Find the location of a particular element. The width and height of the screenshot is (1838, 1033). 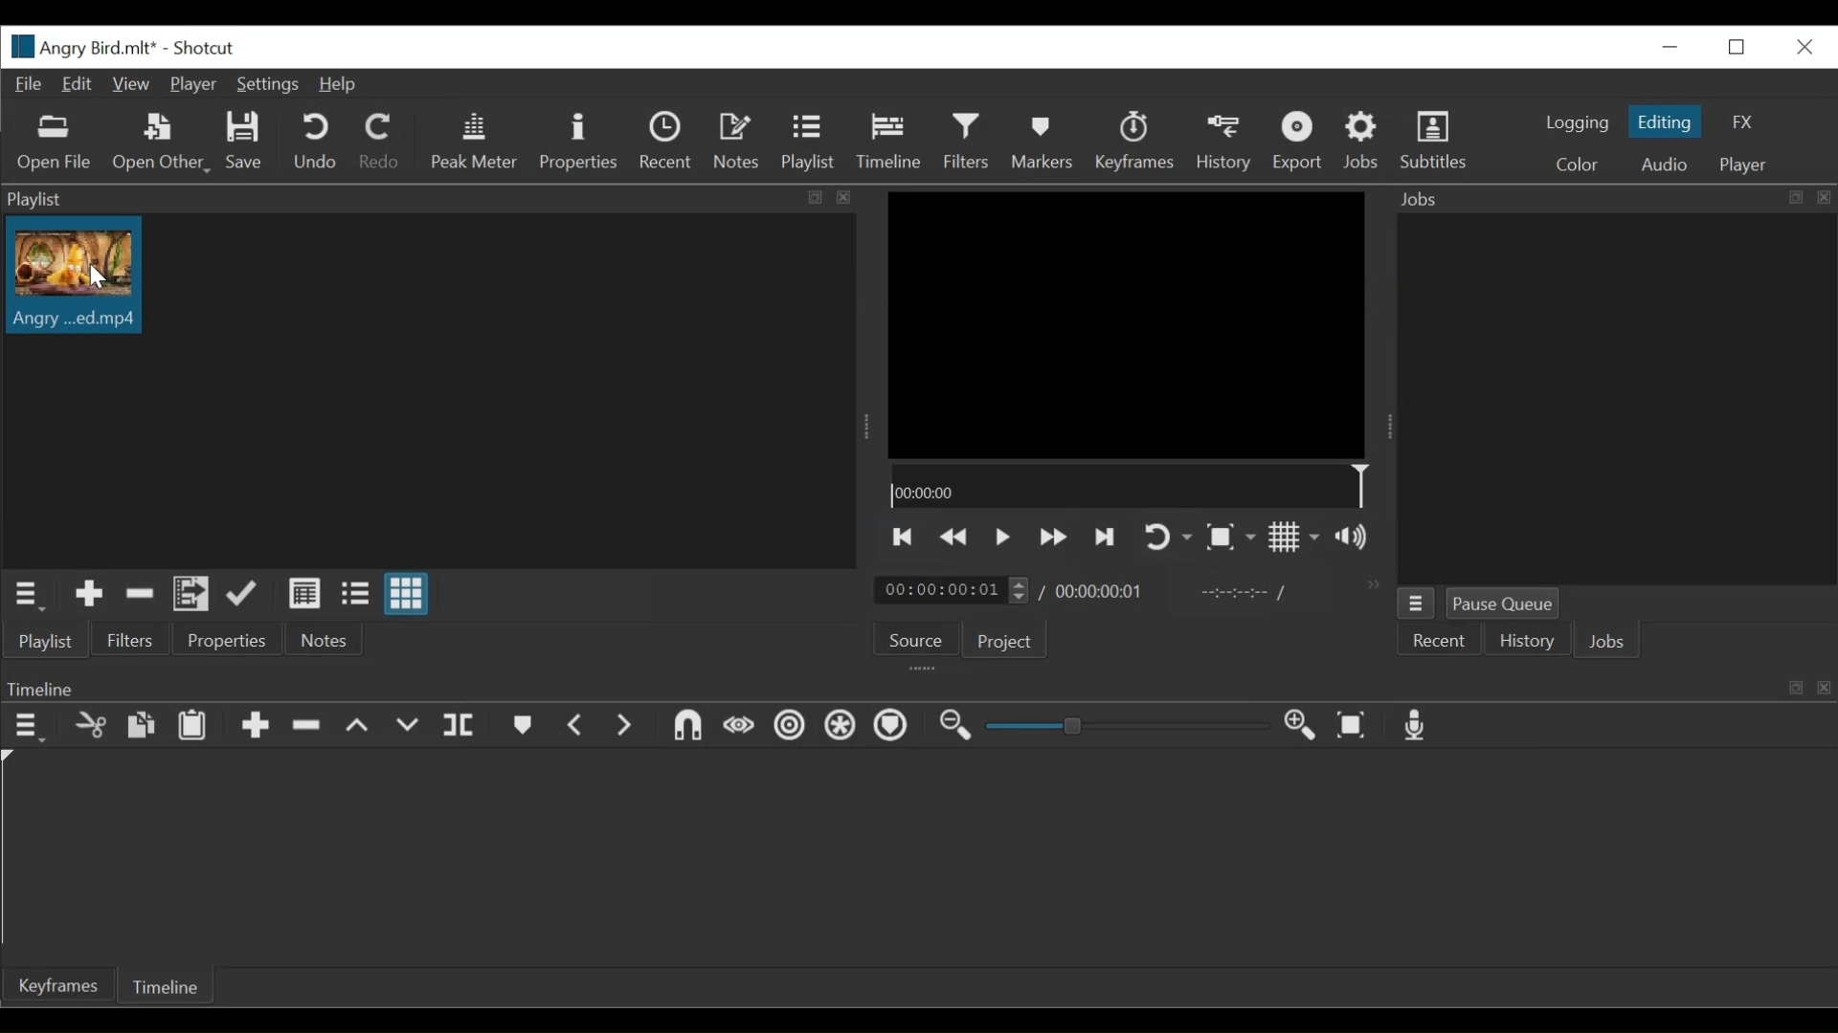

Jobs is located at coordinates (1613, 197).